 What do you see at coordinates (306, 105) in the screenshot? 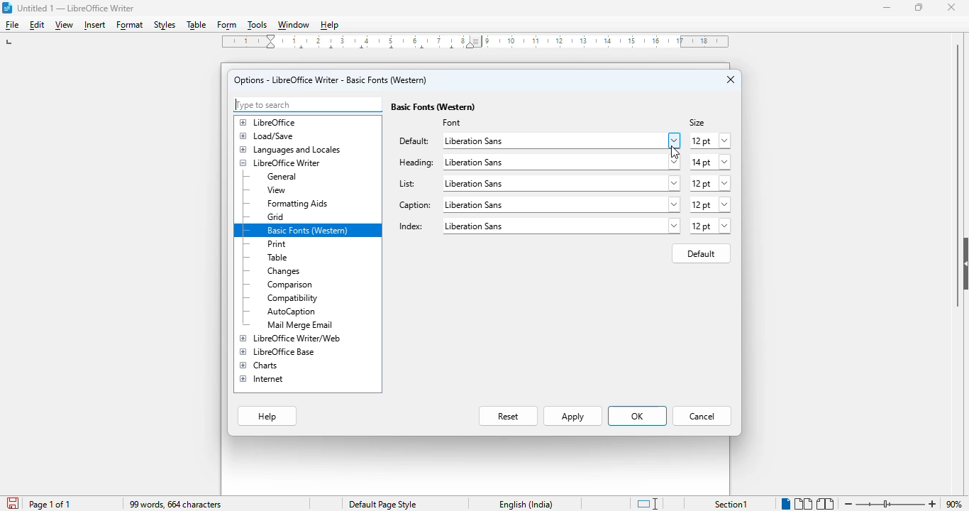
I see `type to search` at bounding box center [306, 105].